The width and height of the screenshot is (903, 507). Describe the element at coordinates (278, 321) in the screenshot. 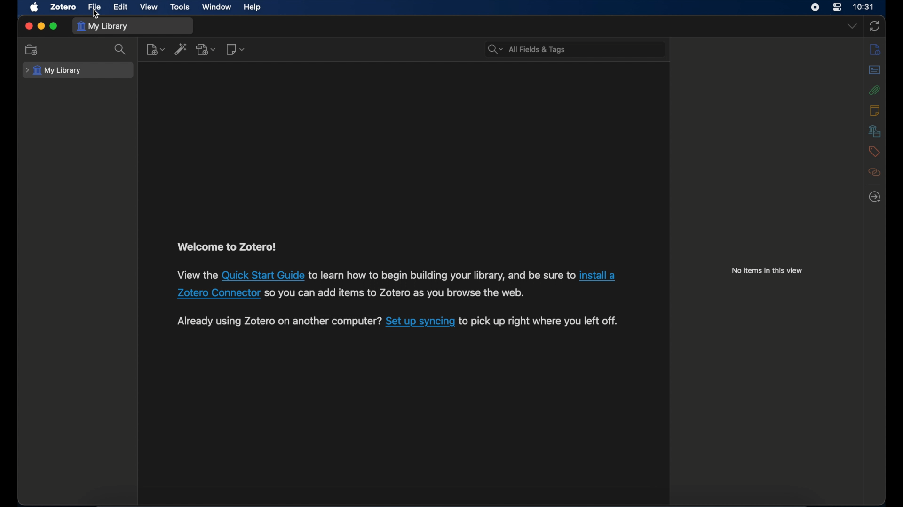

I see `text` at that location.